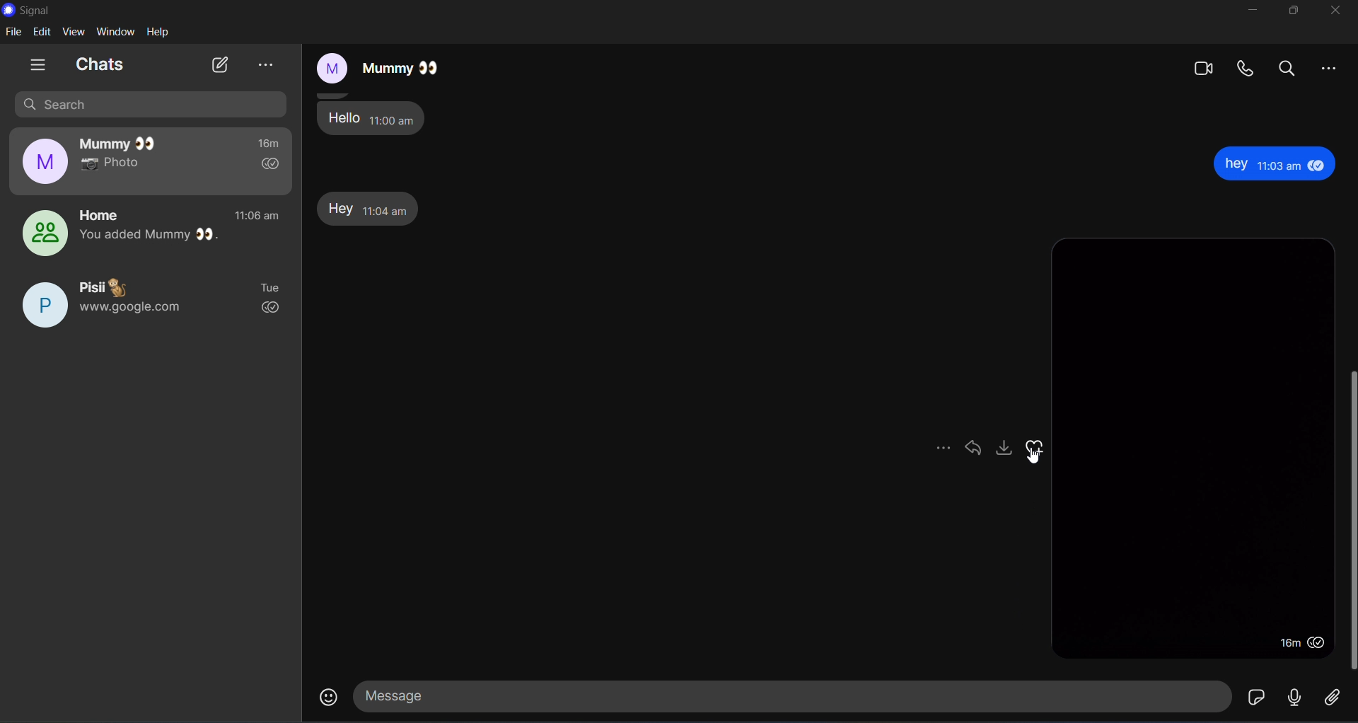  Describe the element at coordinates (151, 161) in the screenshot. I see `mummy chat` at that location.